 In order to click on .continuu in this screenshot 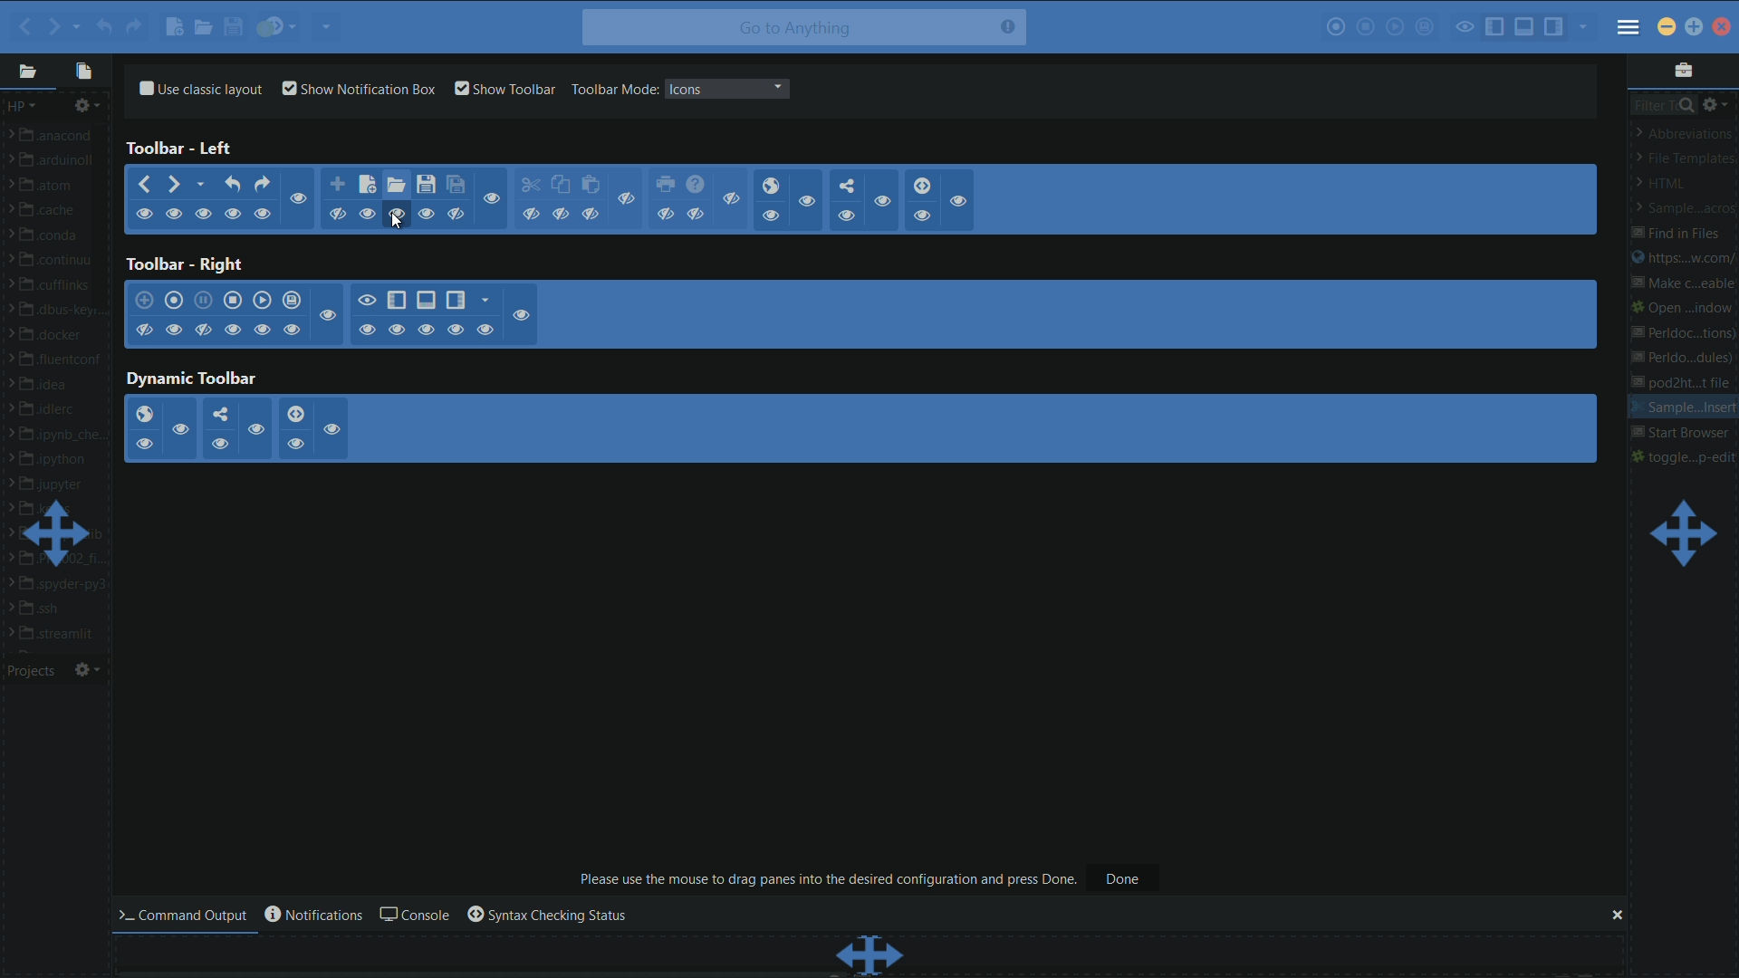, I will do `click(63, 262)`.